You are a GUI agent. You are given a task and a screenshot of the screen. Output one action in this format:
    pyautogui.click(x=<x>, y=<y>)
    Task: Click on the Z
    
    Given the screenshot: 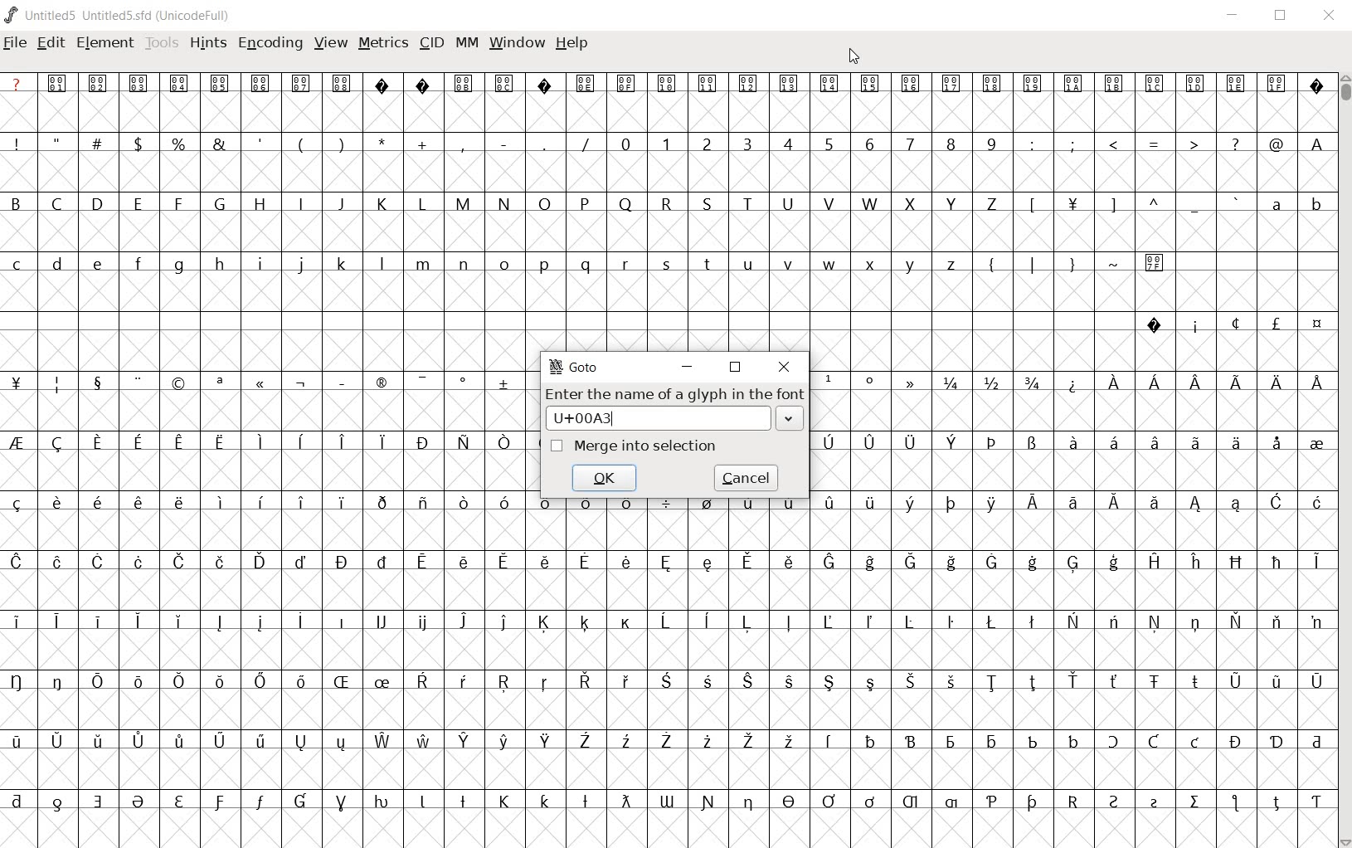 What is the action you would take?
    pyautogui.click(x=992, y=205)
    